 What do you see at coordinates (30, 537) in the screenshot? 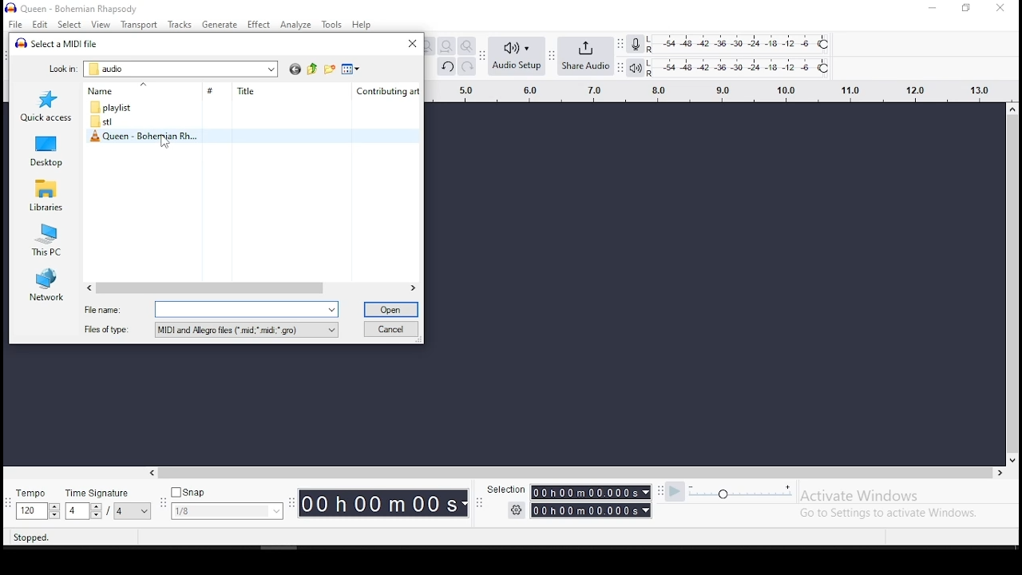
I see `Stopped.` at bounding box center [30, 537].